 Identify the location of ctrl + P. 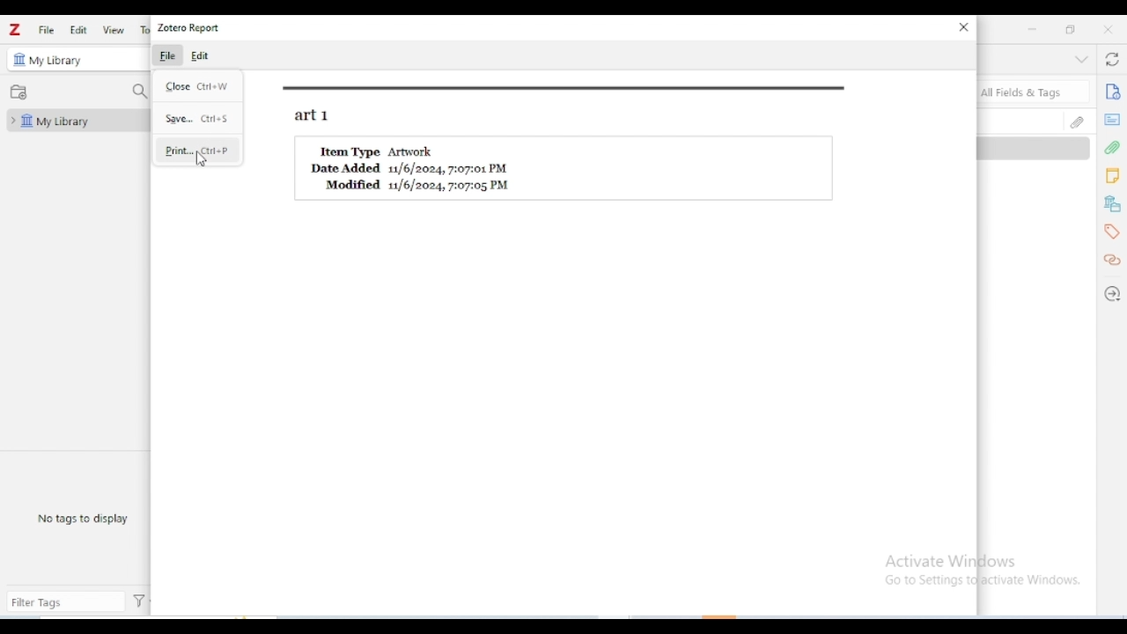
(216, 150).